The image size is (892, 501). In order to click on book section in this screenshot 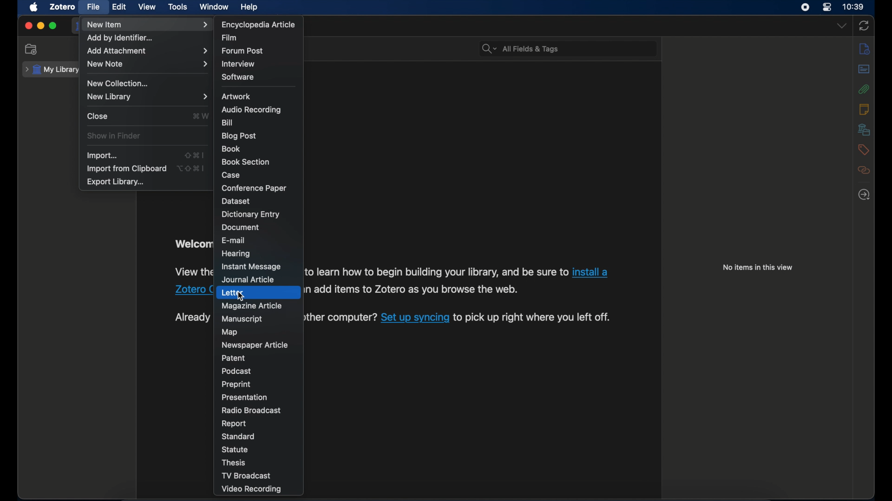, I will do `click(245, 162)`.